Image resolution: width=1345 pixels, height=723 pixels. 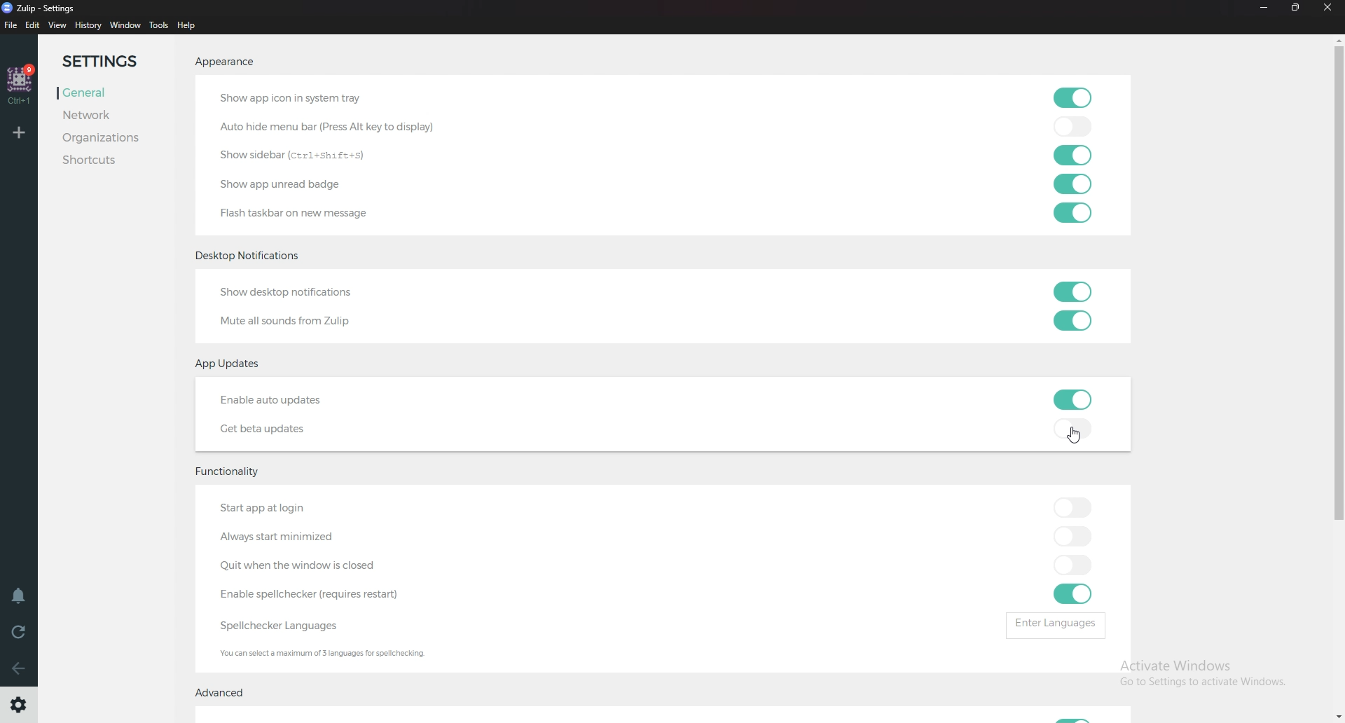 I want to click on toggle, so click(x=1072, y=293).